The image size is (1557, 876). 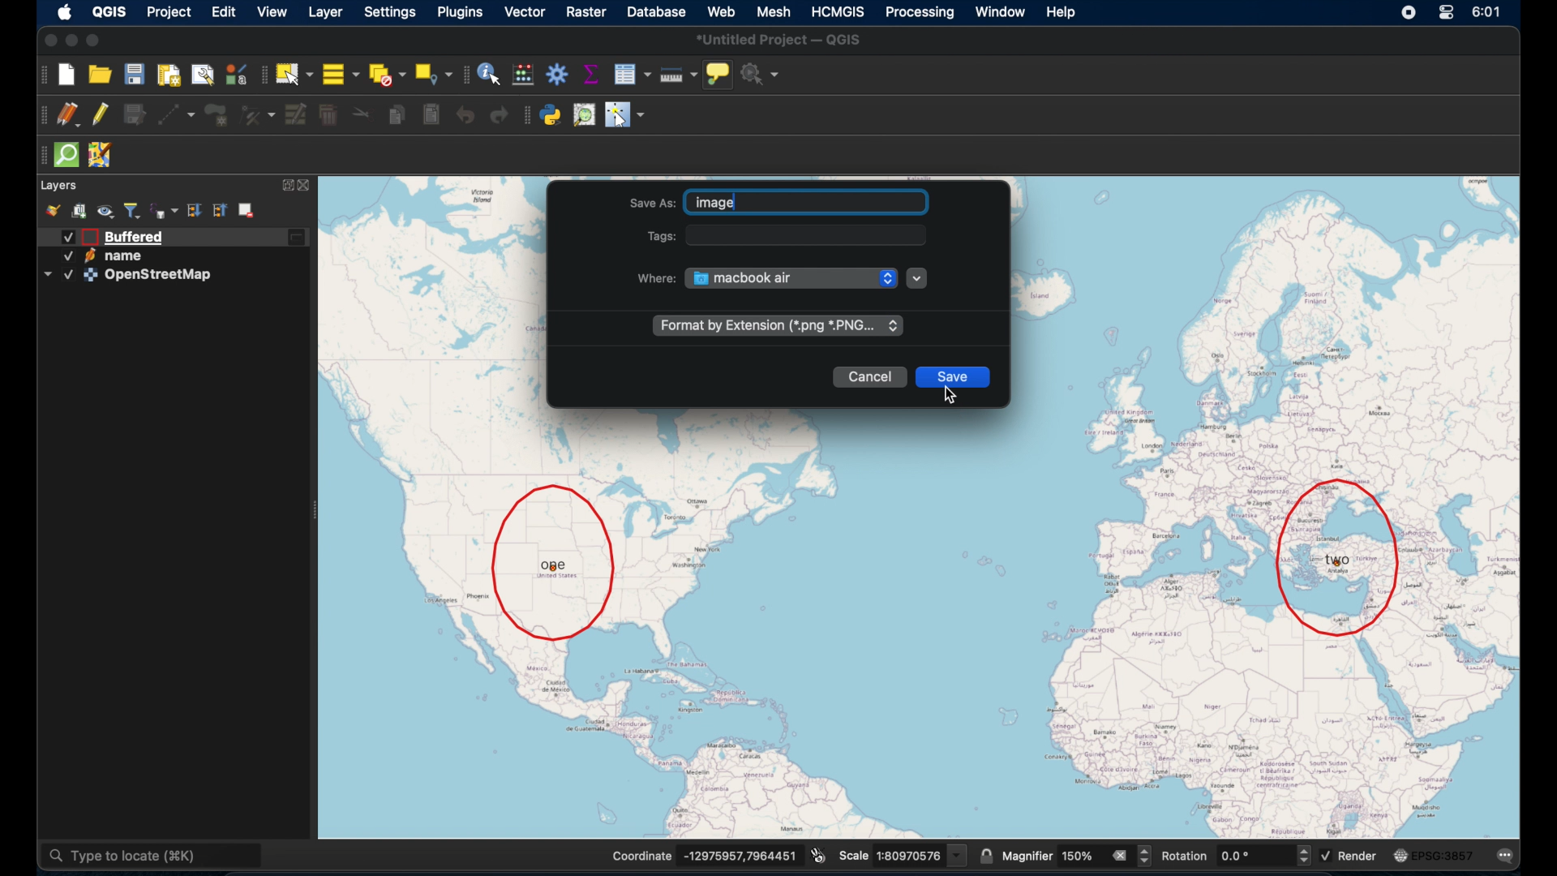 I want to click on edit, so click(x=225, y=12).